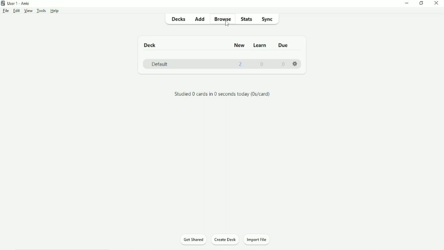 The image size is (444, 250). What do you see at coordinates (262, 64) in the screenshot?
I see `0` at bounding box center [262, 64].